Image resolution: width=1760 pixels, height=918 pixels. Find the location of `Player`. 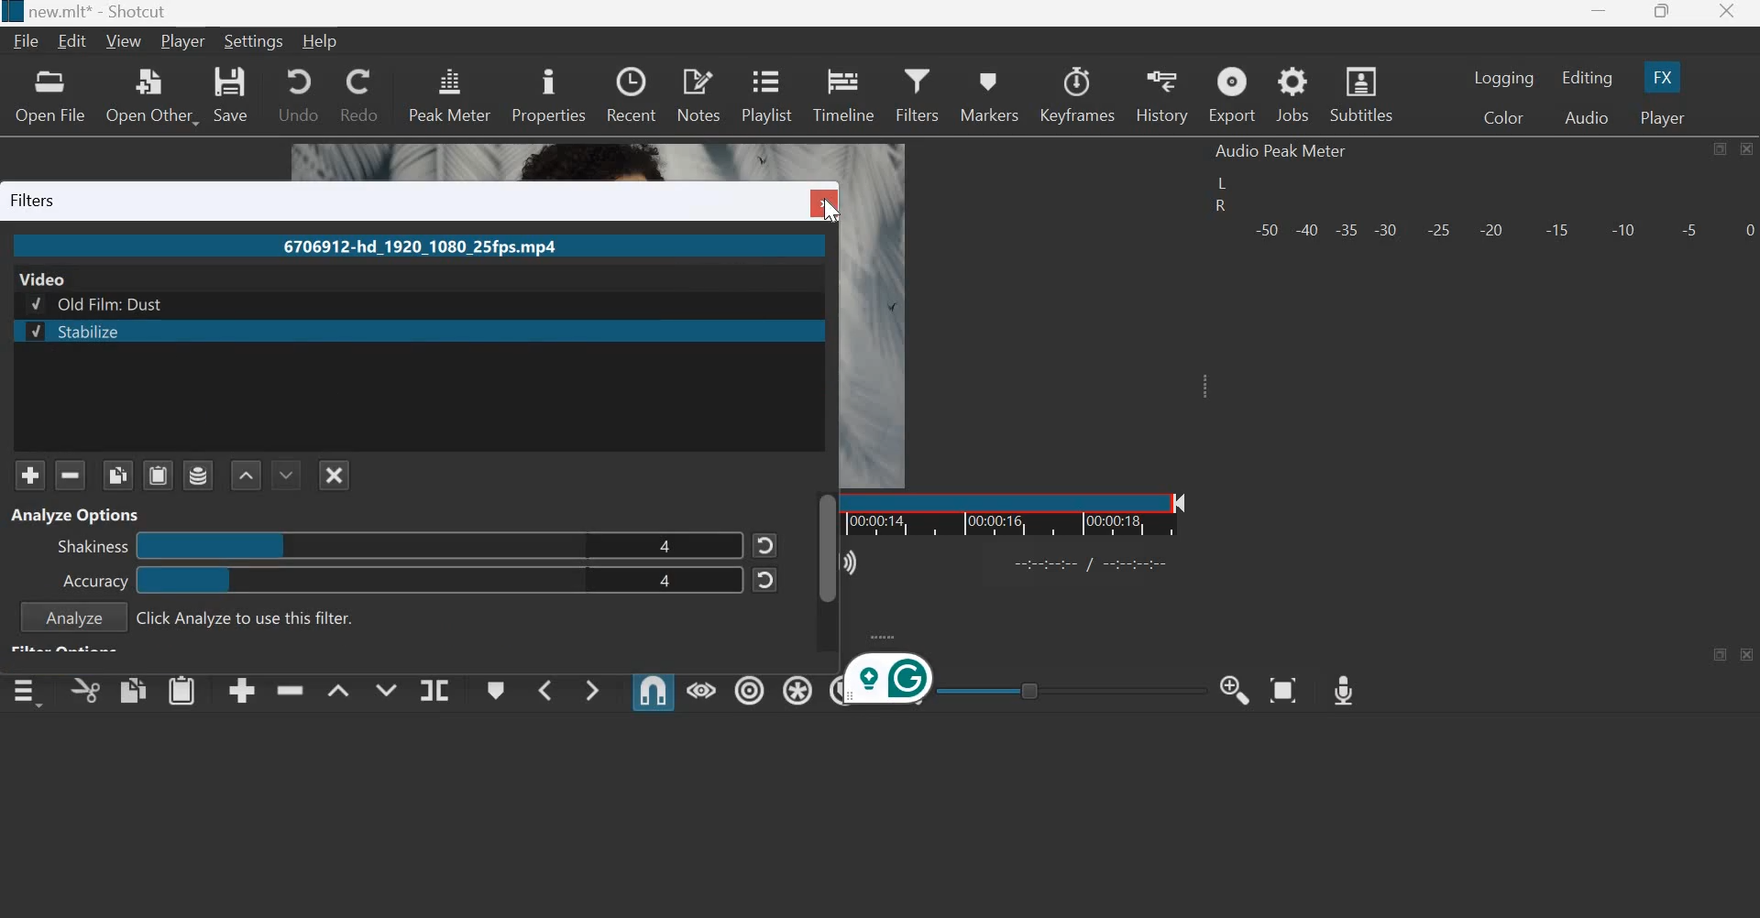

Player is located at coordinates (1664, 115).